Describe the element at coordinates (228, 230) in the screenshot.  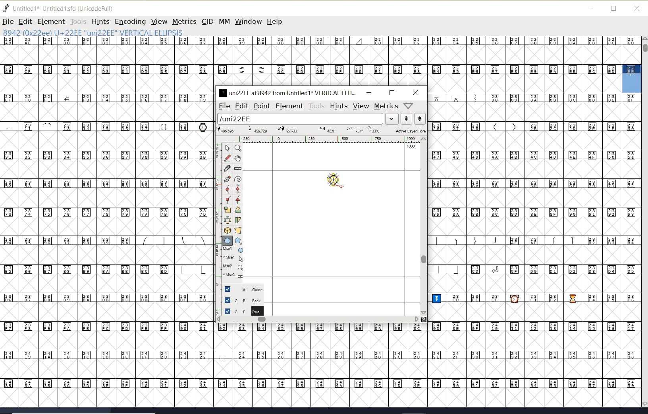
I see `rotate the selection in 3d and project back to plane` at that location.